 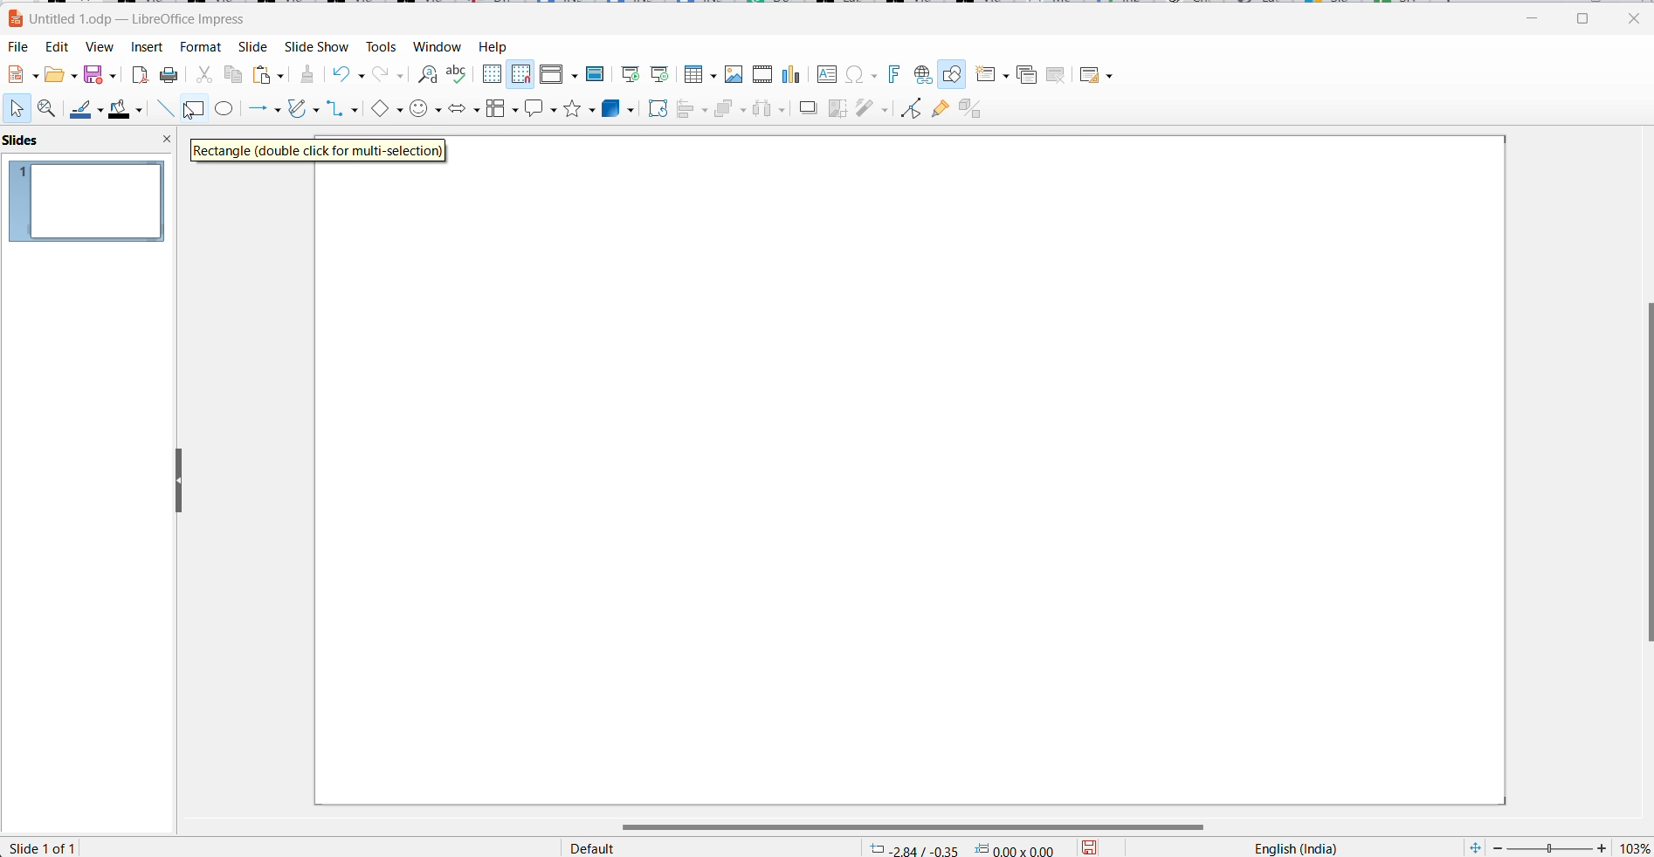 What do you see at coordinates (52, 847) in the screenshot?
I see `slide number` at bounding box center [52, 847].